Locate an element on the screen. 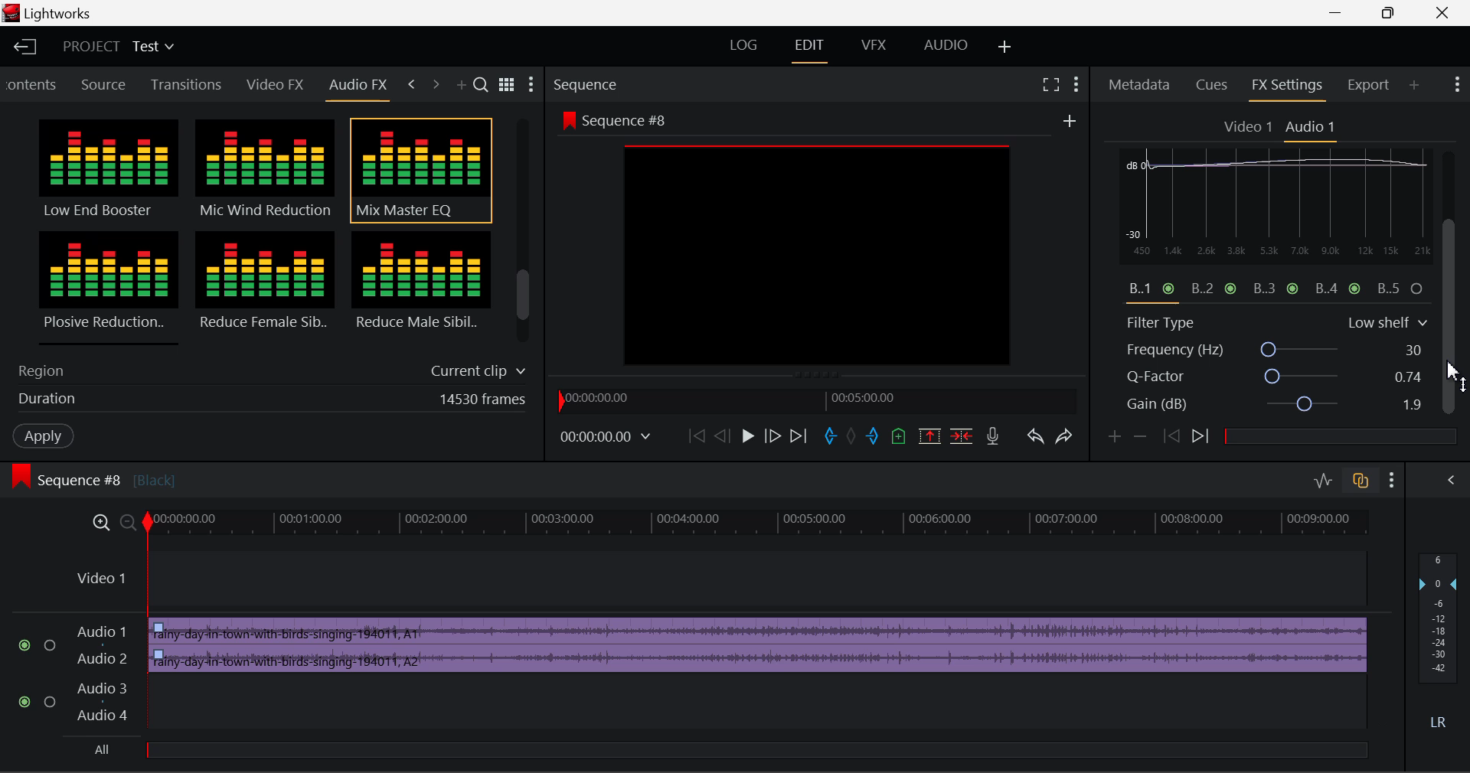  Minimize is located at coordinates (1395, 12).